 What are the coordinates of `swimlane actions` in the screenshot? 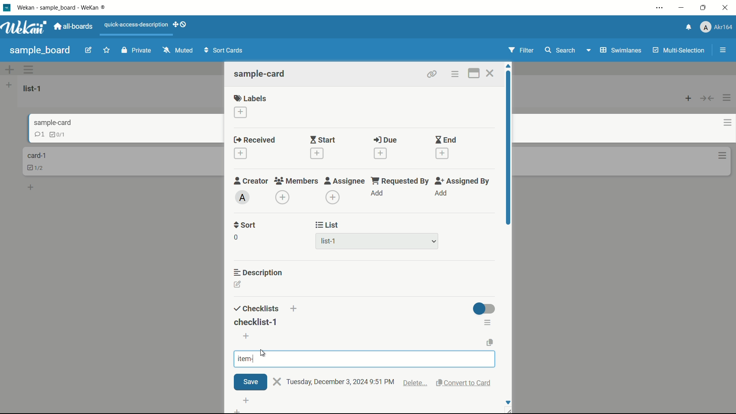 It's located at (29, 69).